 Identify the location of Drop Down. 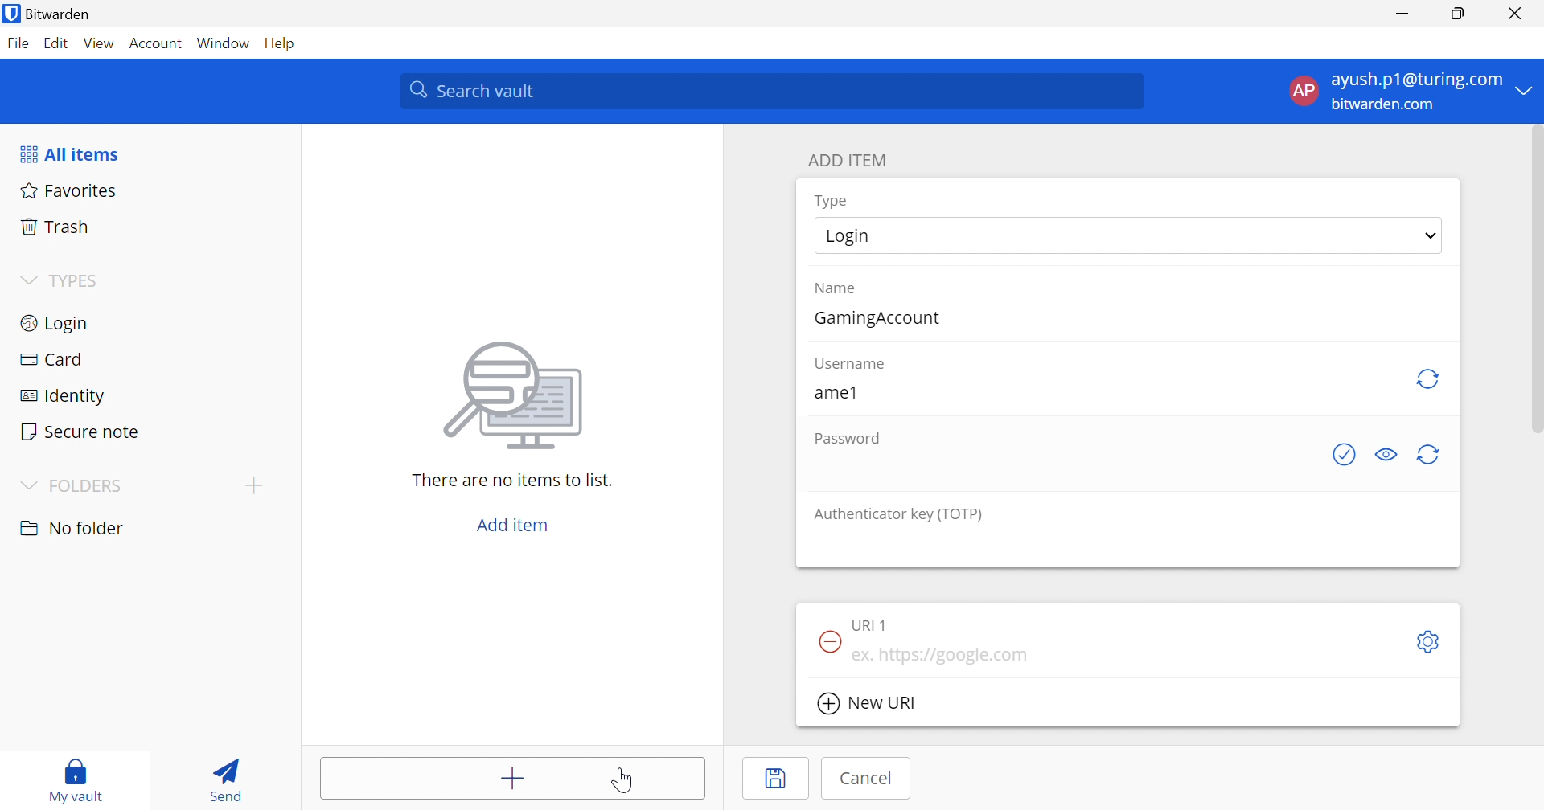
(1529, 89).